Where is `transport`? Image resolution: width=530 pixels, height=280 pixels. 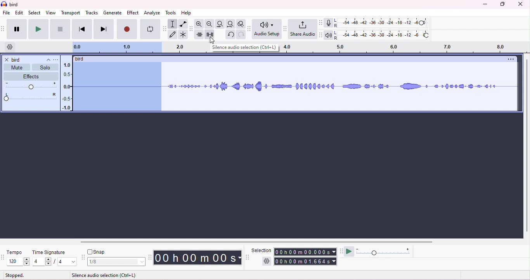 transport is located at coordinates (71, 13).